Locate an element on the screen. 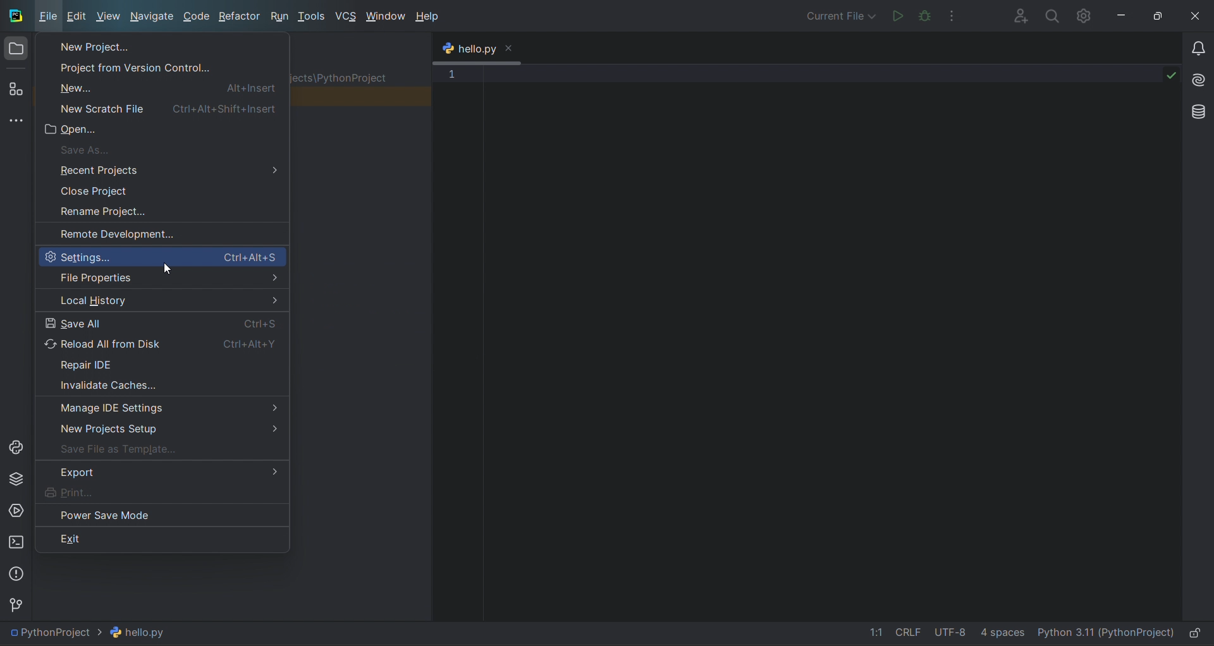  close is located at coordinates (1199, 16).